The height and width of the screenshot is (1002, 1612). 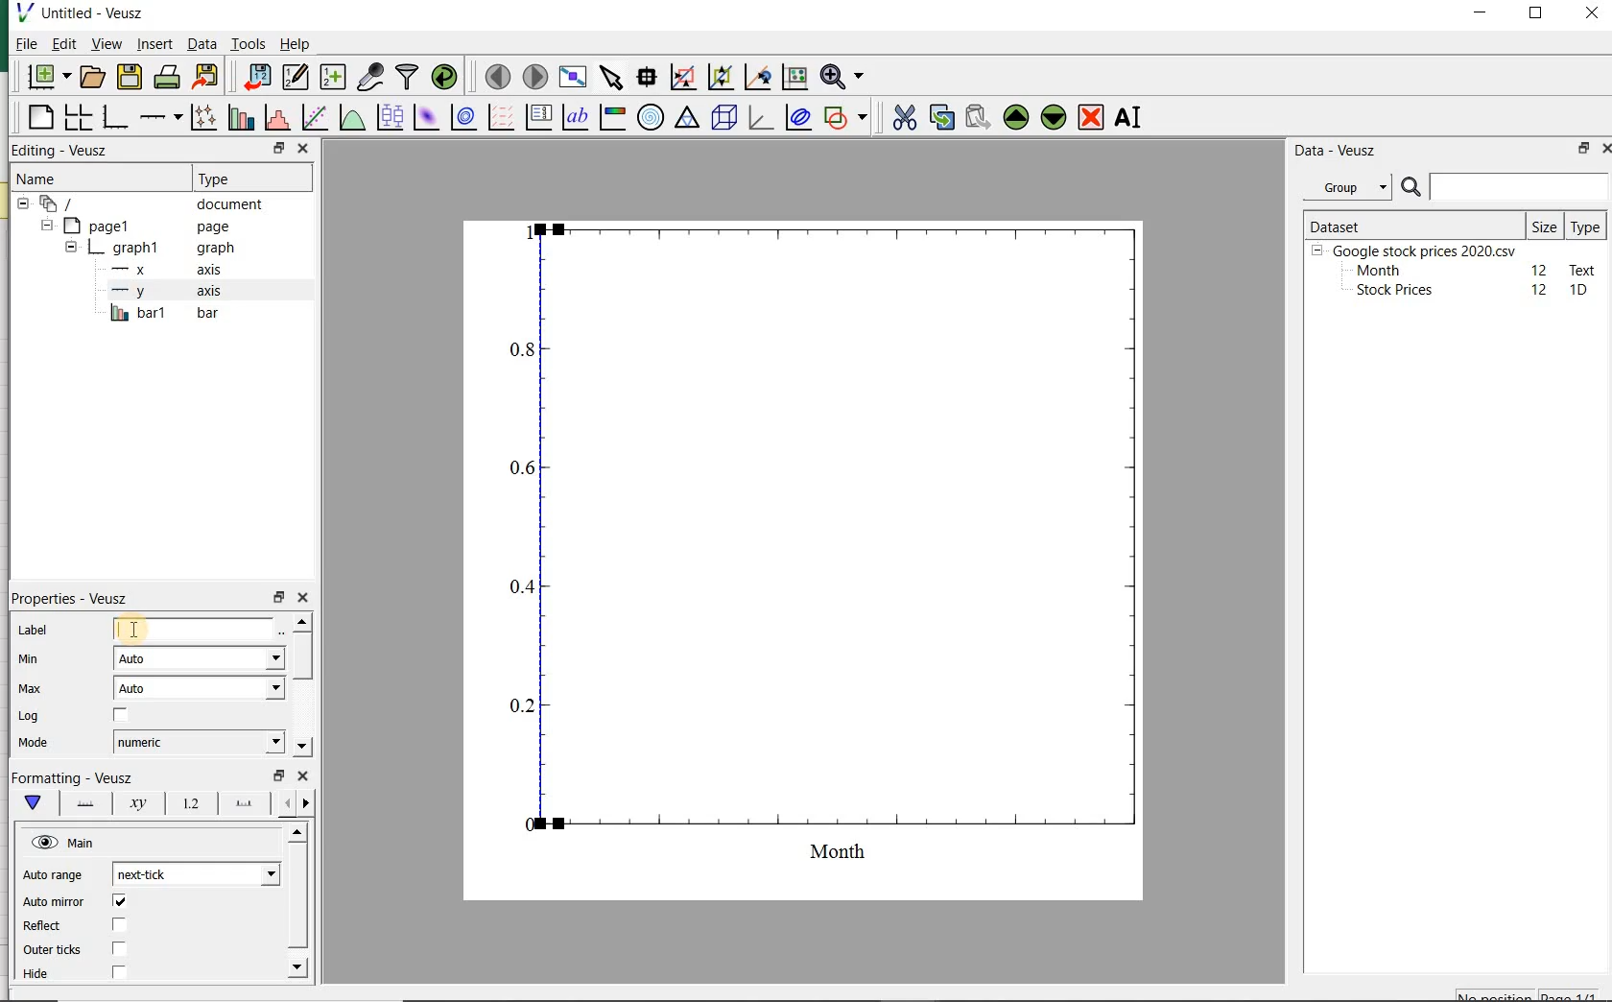 I want to click on major ticks, so click(x=241, y=806).